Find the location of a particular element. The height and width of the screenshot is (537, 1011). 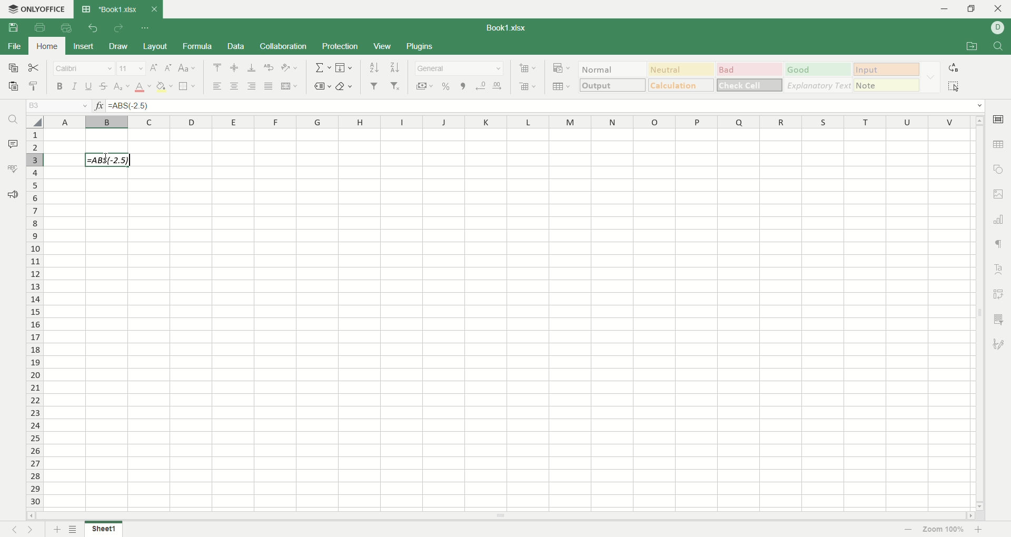

comment is located at coordinates (10, 143).